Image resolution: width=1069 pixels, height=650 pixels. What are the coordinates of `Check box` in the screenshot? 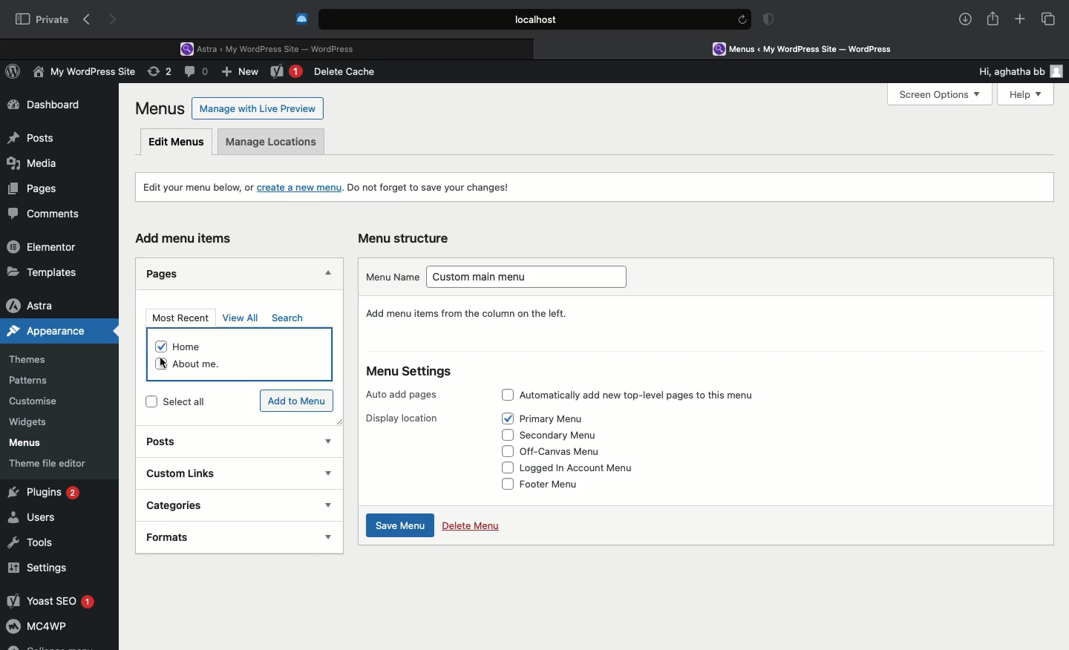 It's located at (501, 467).